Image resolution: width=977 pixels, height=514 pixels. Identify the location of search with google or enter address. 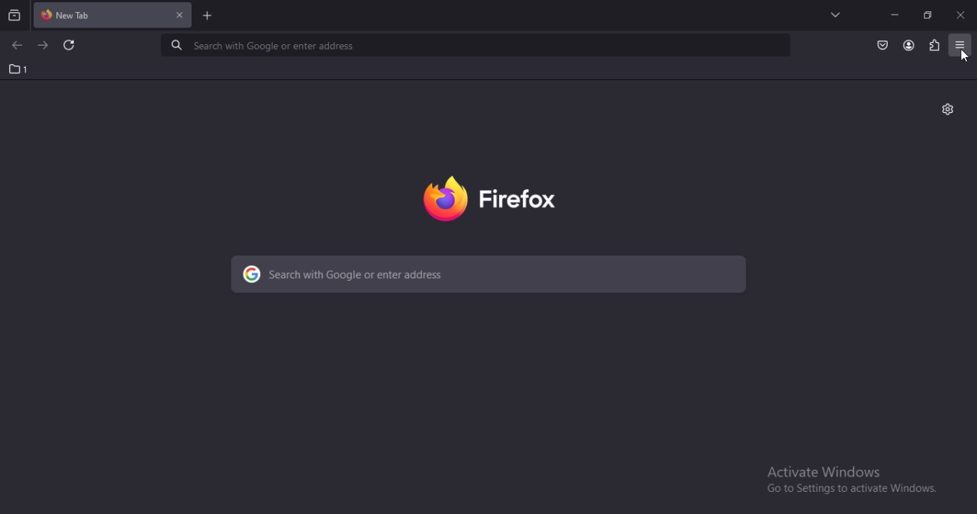
(489, 275).